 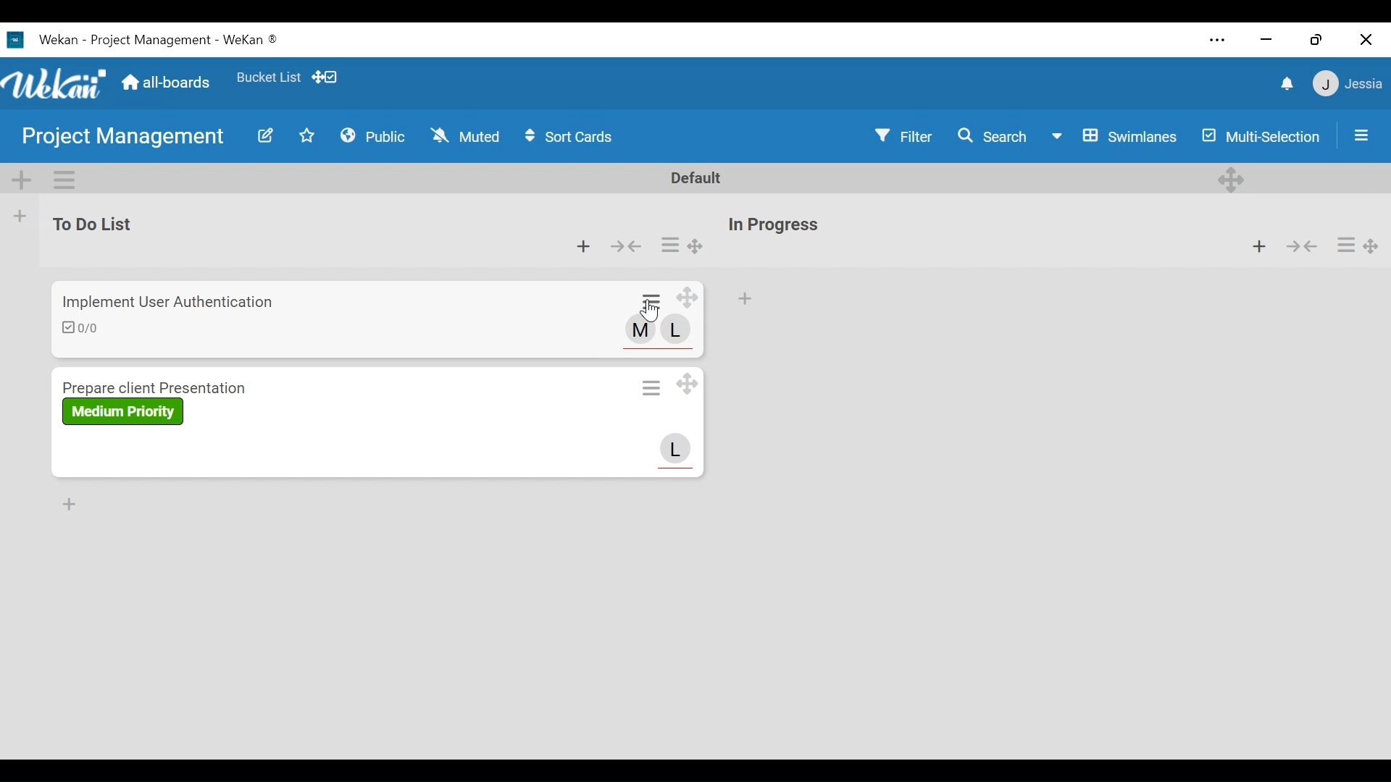 What do you see at coordinates (685, 384) in the screenshot?
I see `Desktop drag handle` at bounding box center [685, 384].